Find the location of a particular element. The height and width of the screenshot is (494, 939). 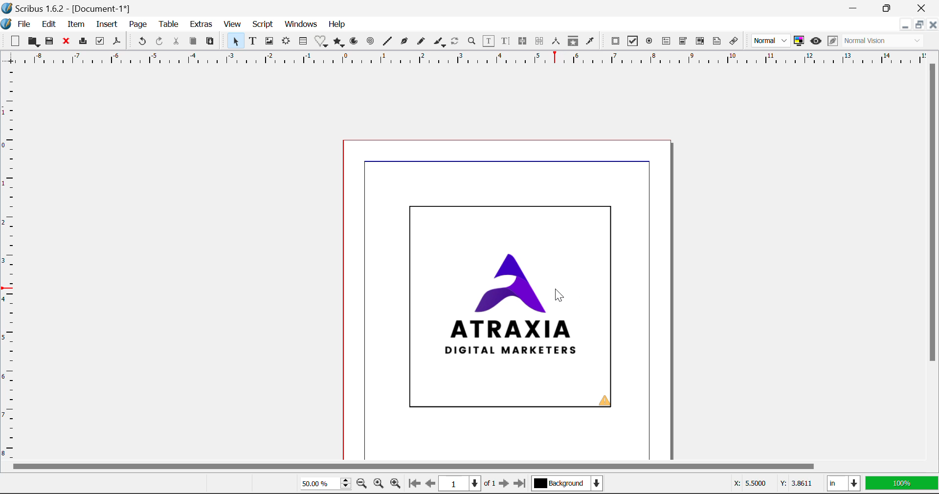

Image Frame is located at coordinates (270, 43).